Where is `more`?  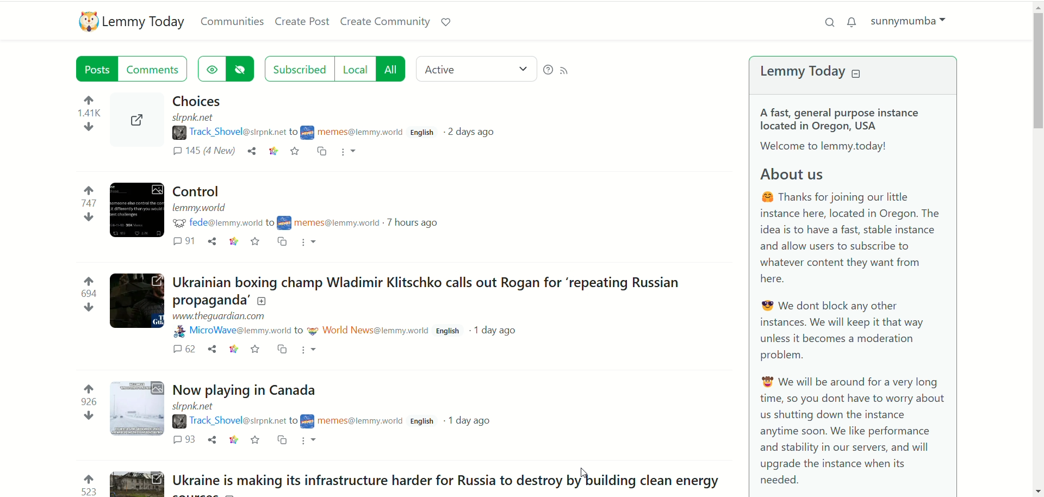 more is located at coordinates (308, 441).